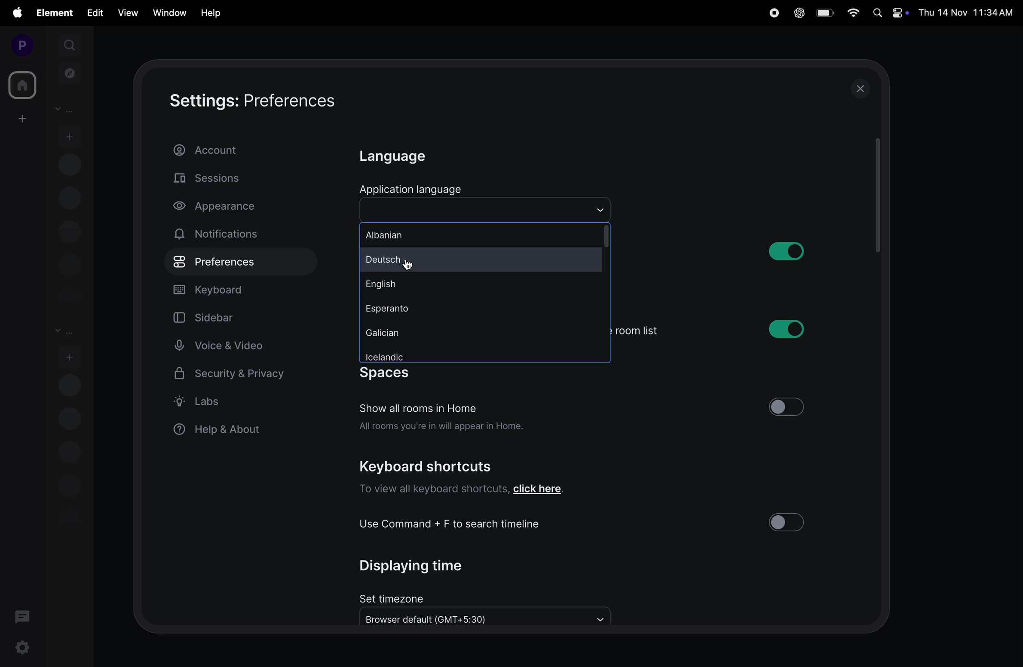 This screenshot has height=667, width=1023. What do you see at coordinates (790, 251) in the screenshot?
I see `button` at bounding box center [790, 251].